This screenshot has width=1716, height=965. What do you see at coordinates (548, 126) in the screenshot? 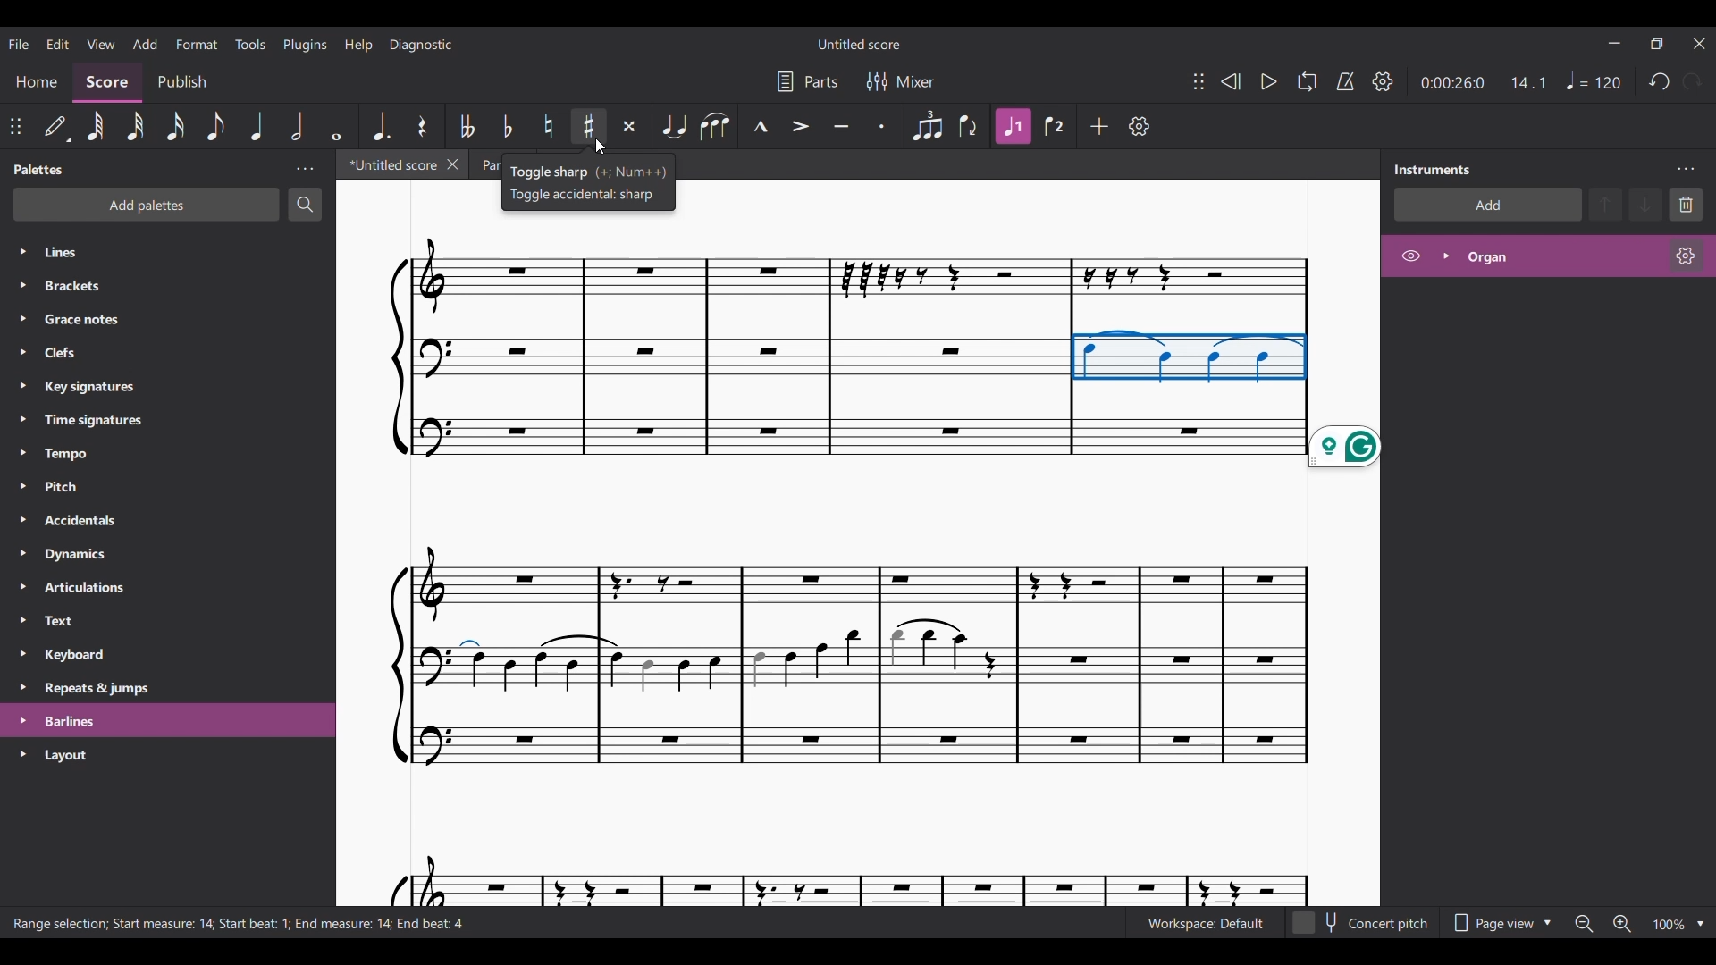
I see `Toggle natural` at bounding box center [548, 126].